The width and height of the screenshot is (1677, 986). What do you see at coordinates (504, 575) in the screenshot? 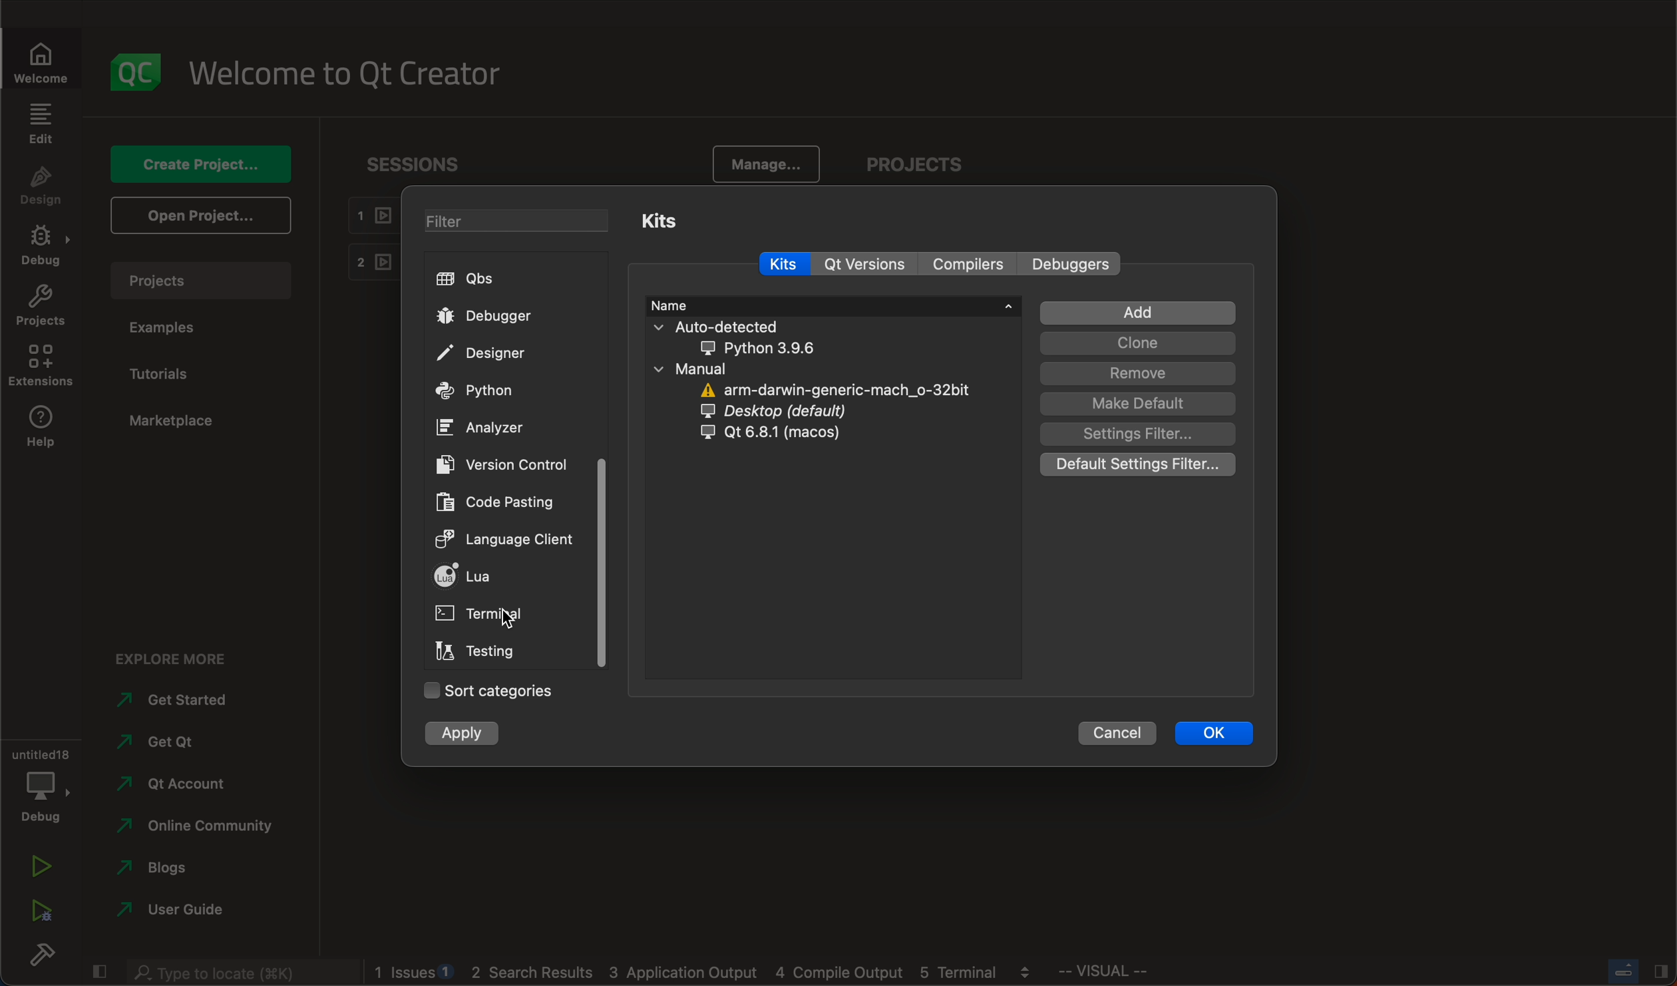
I see `lua` at bounding box center [504, 575].